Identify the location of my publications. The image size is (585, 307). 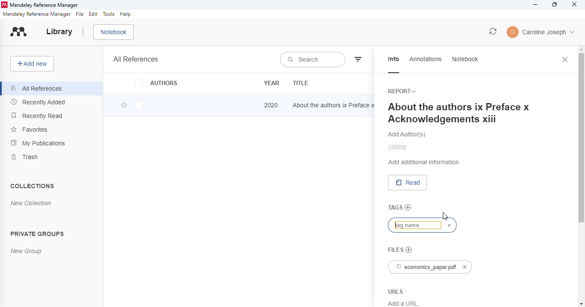
(38, 142).